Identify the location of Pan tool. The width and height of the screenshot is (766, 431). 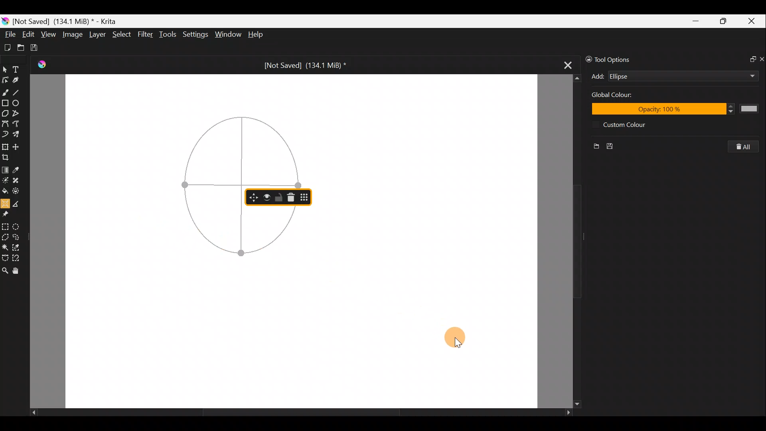
(16, 271).